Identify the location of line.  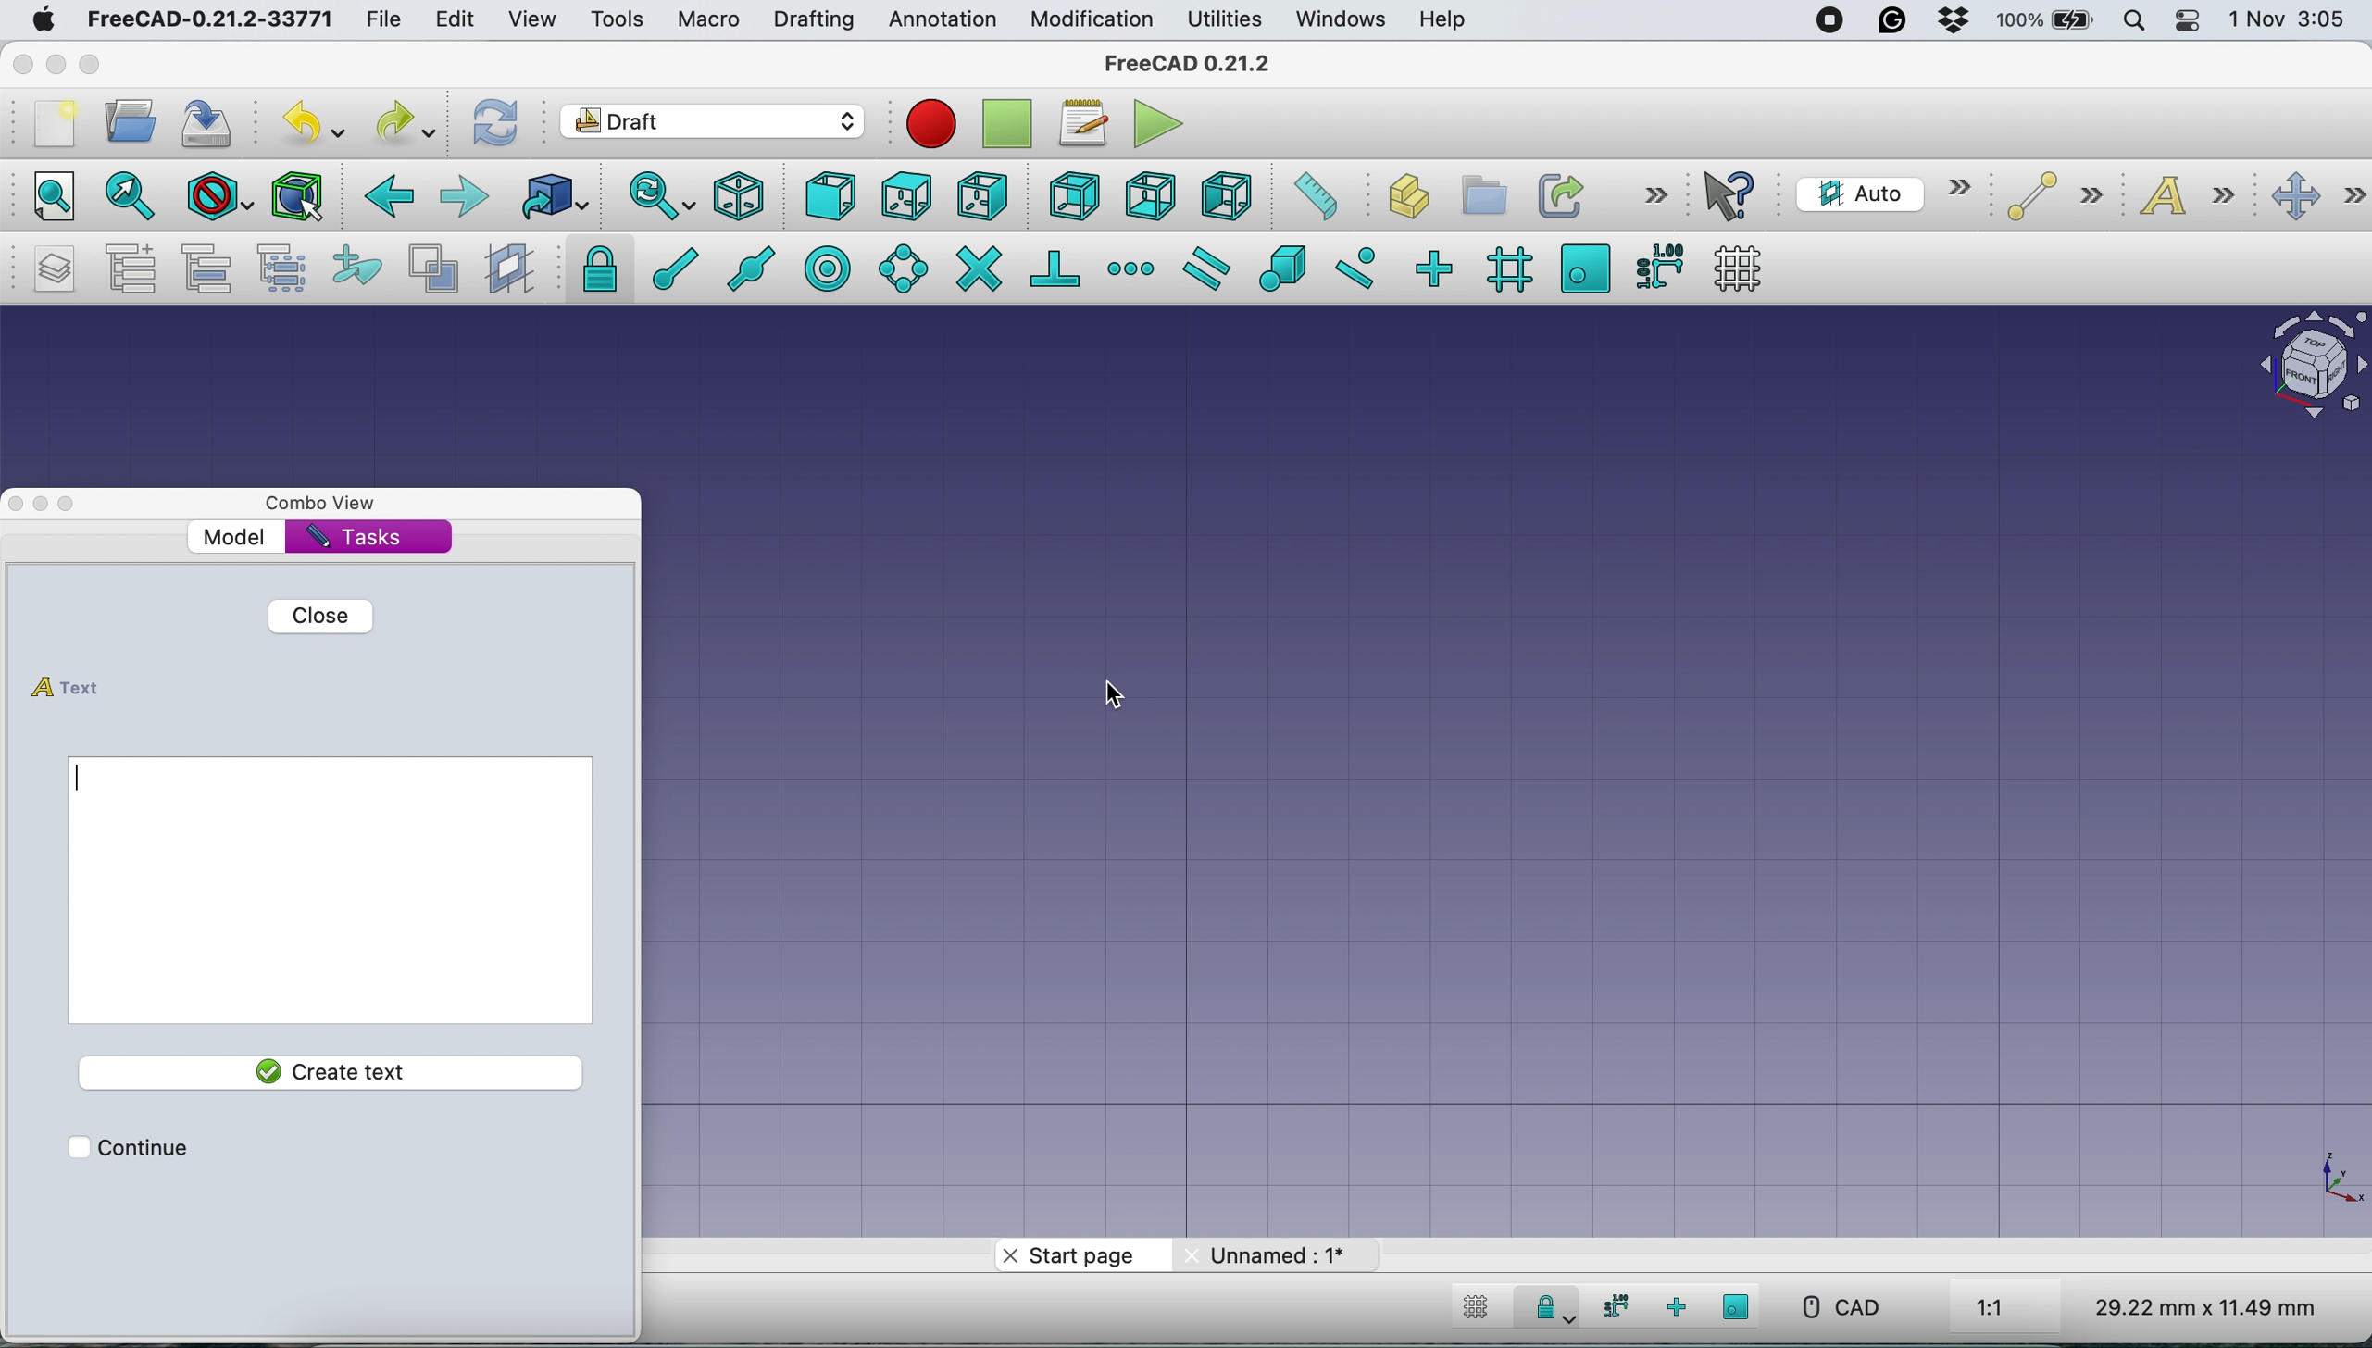
(2049, 195).